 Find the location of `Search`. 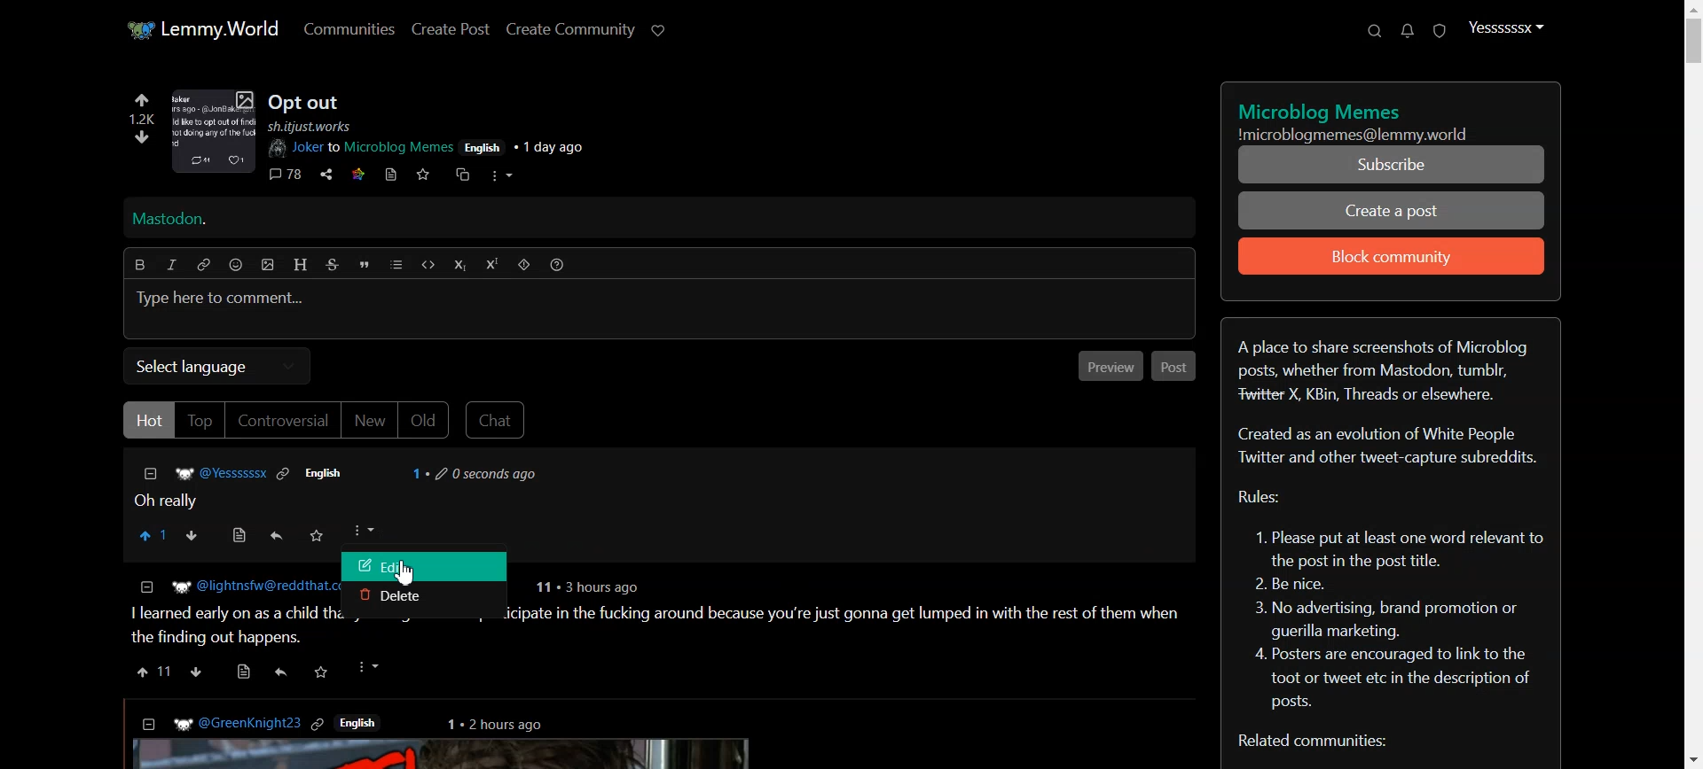

Search is located at coordinates (1376, 30).